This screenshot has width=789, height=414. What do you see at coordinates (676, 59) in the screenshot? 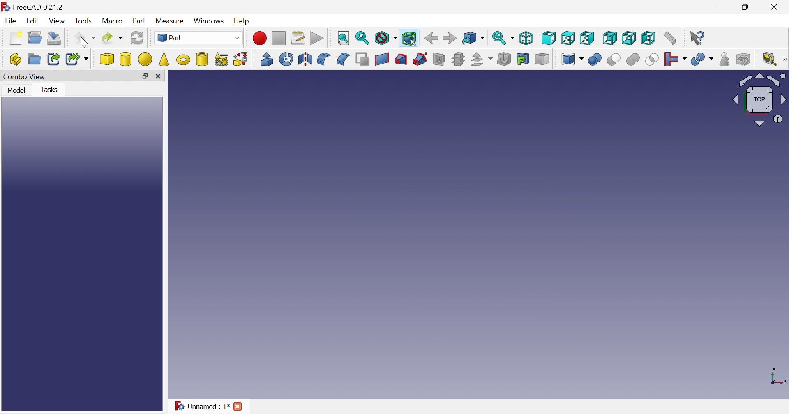
I see `Join objects...` at bounding box center [676, 59].